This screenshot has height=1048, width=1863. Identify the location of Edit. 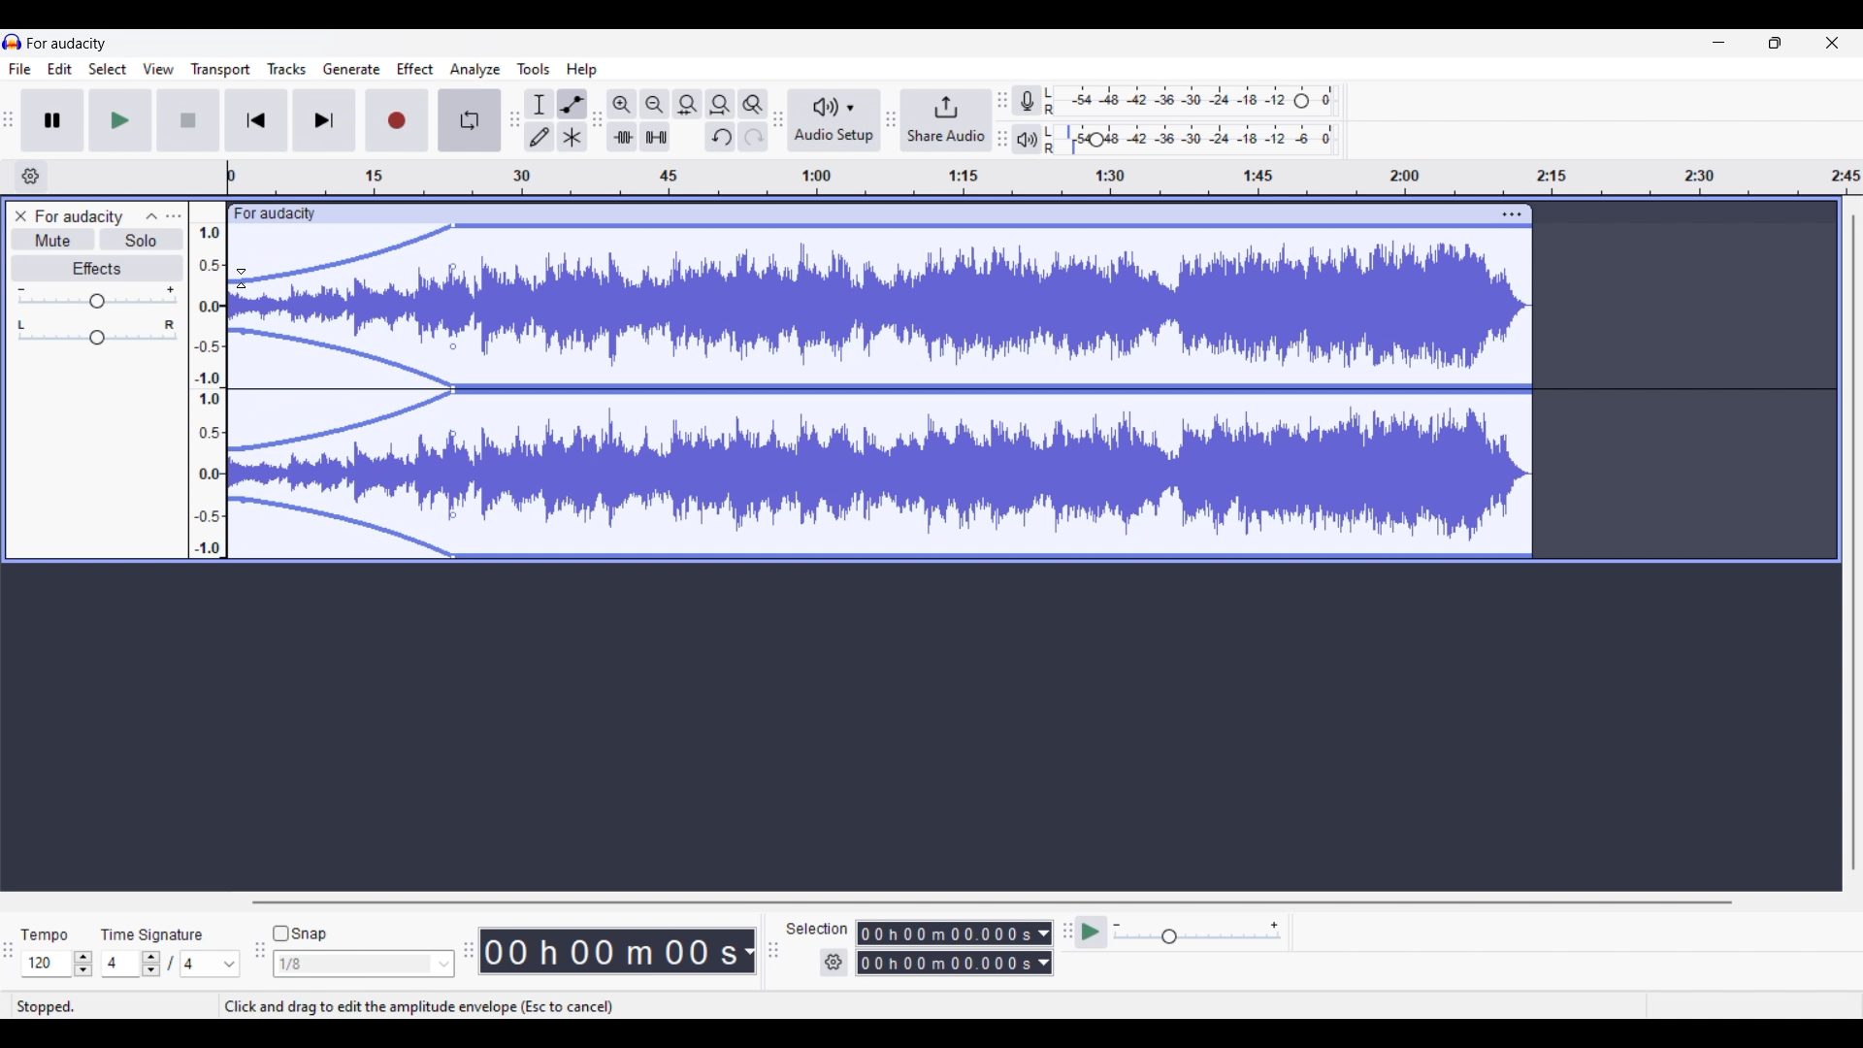
(60, 68).